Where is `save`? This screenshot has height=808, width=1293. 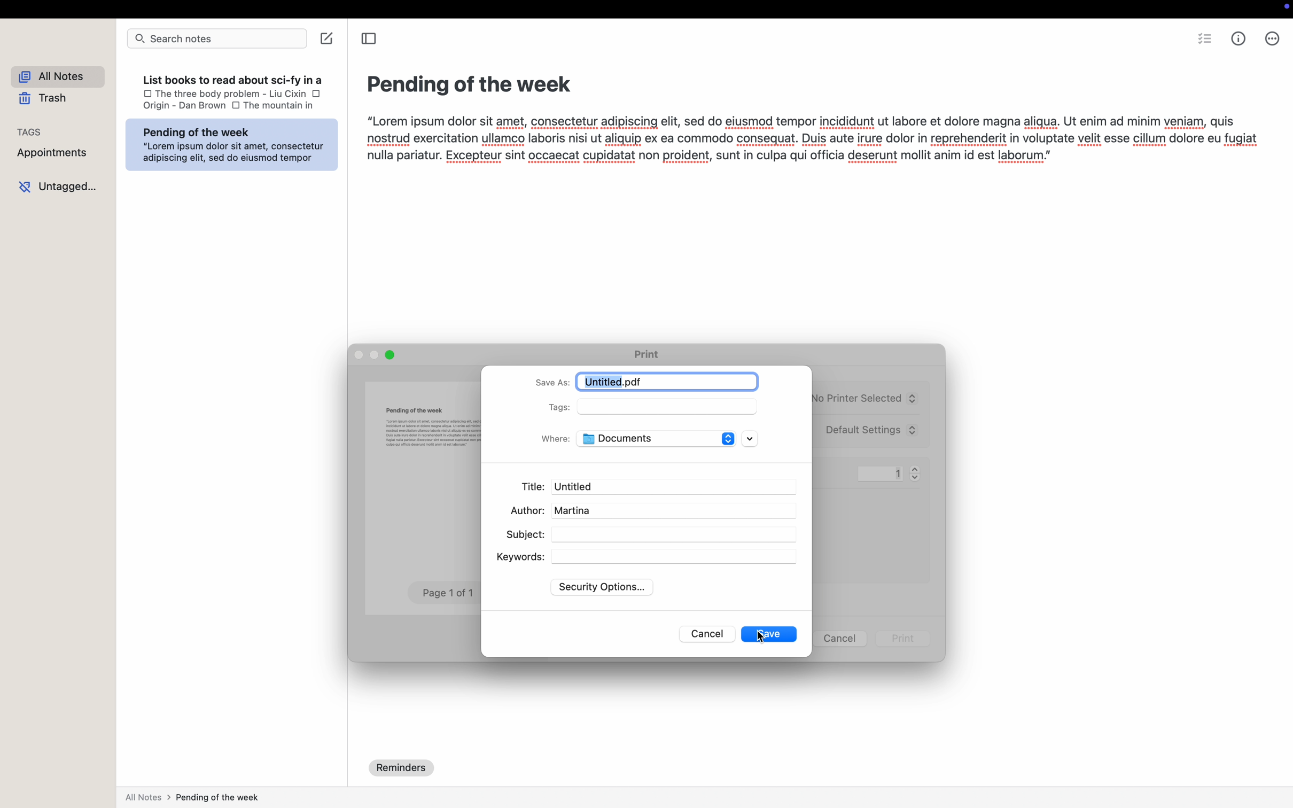 save is located at coordinates (771, 634).